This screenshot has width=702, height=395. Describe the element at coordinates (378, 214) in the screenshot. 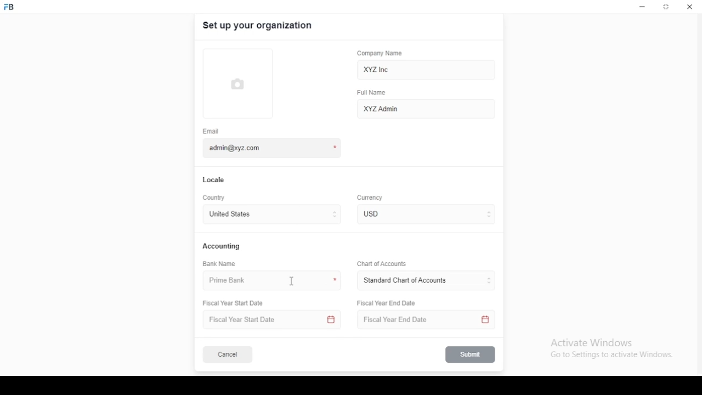

I see `currency` at that location.